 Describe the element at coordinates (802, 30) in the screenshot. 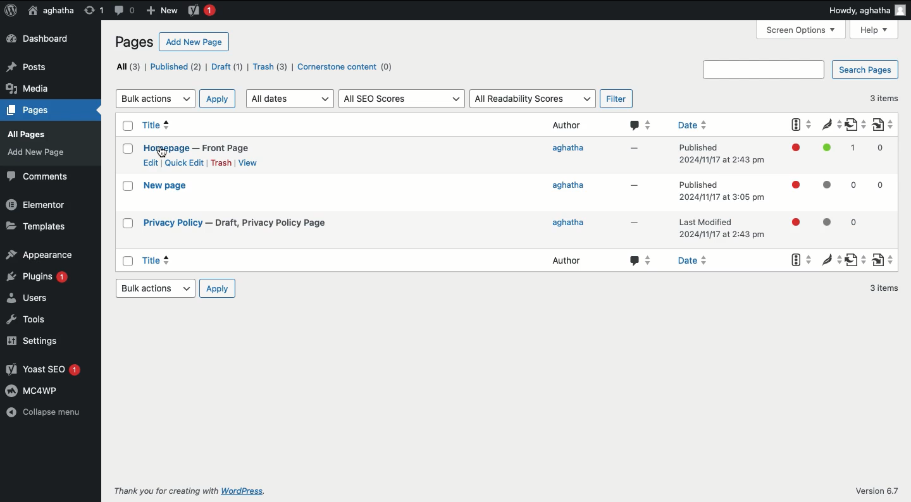

I see `Screen options` at that location.